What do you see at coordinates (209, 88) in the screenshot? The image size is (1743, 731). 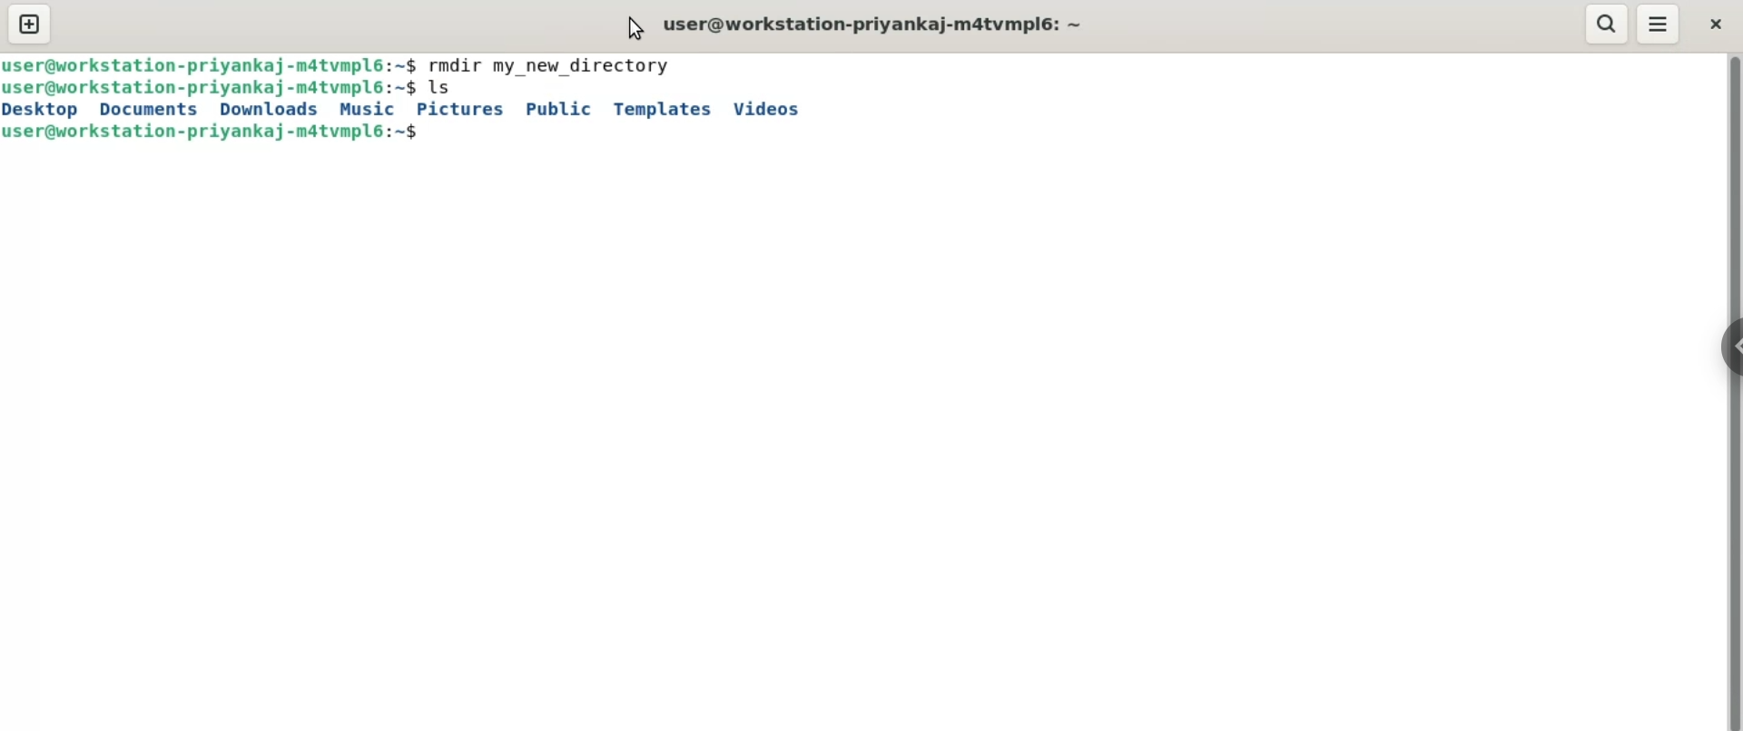 I see `user@workstation-priyanka-m4tvmpl6:~$` at bounding box center [209, 88].